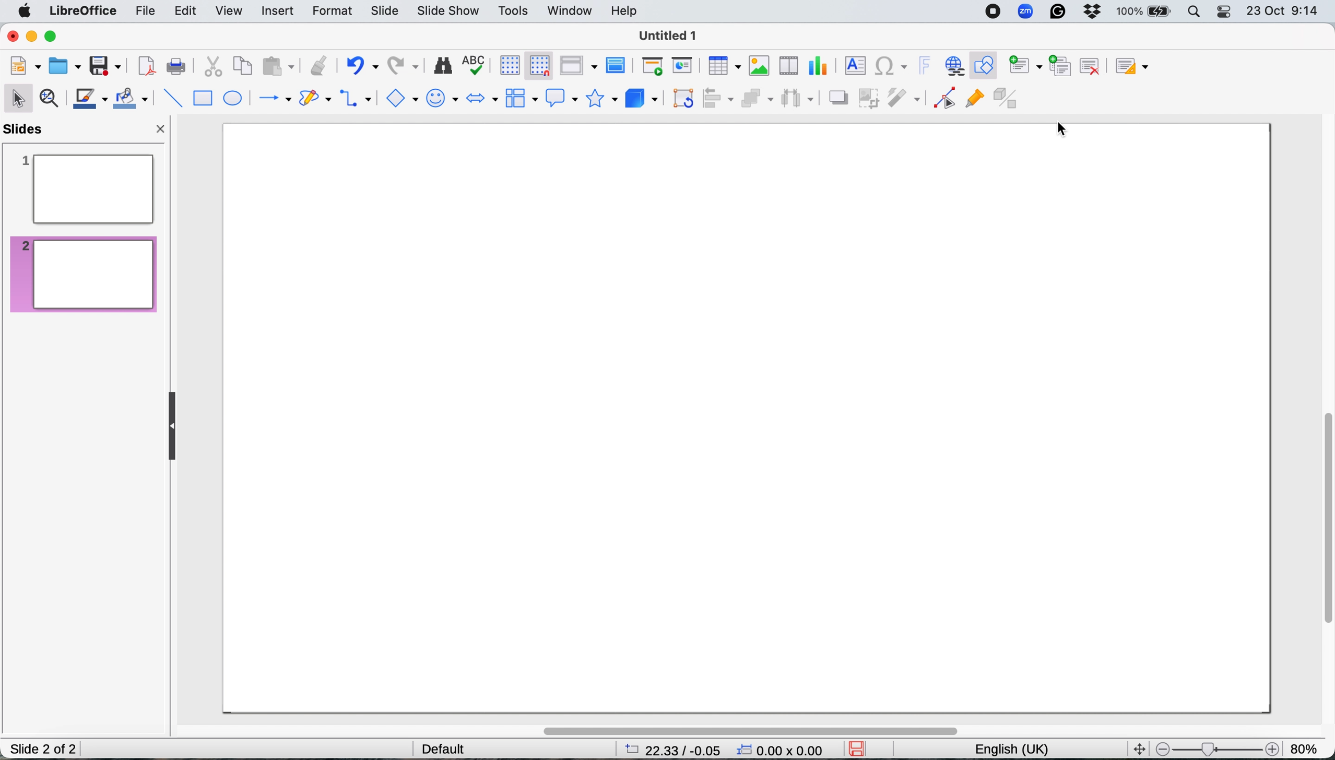 The width and height of the screenshot is (1335, 760). Describe the element at coordinates (1226, 13) in the screenshot. I see `control center` at that location.